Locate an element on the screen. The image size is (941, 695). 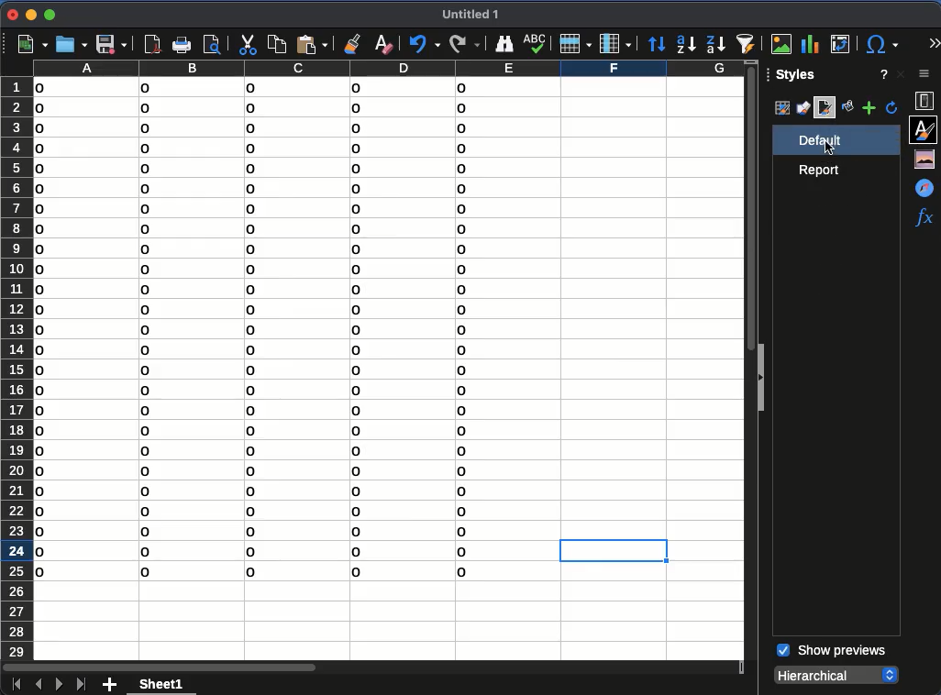
properties is located at coordinates (925, 101).